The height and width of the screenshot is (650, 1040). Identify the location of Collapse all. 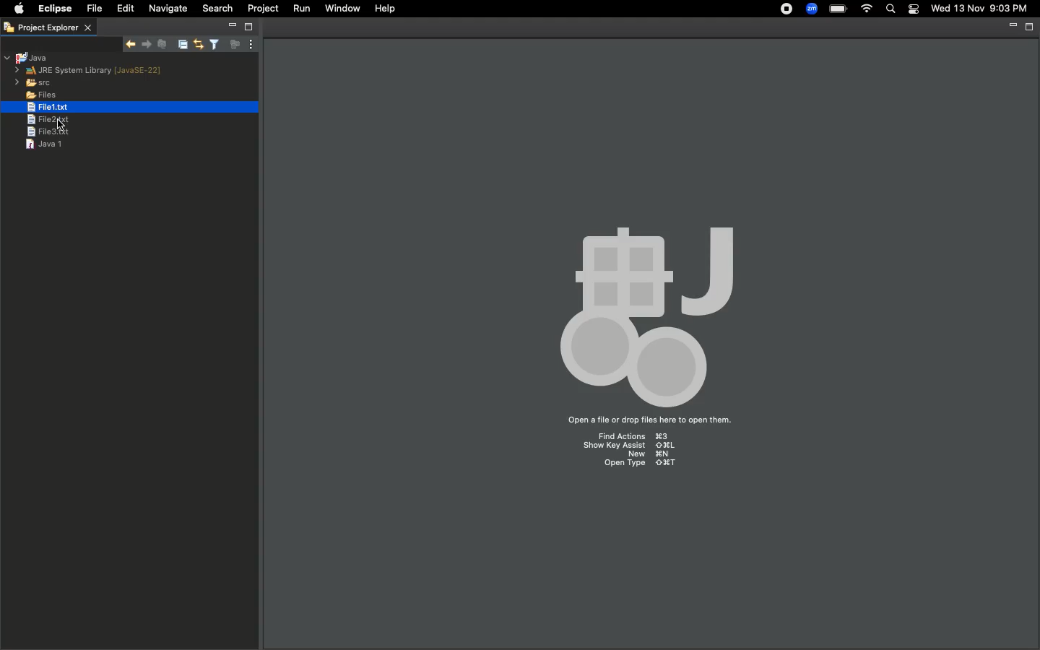
(181, 45).